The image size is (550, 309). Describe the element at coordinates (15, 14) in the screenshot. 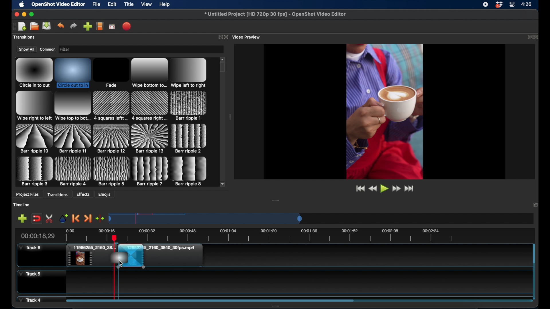

I see `close` at that location.